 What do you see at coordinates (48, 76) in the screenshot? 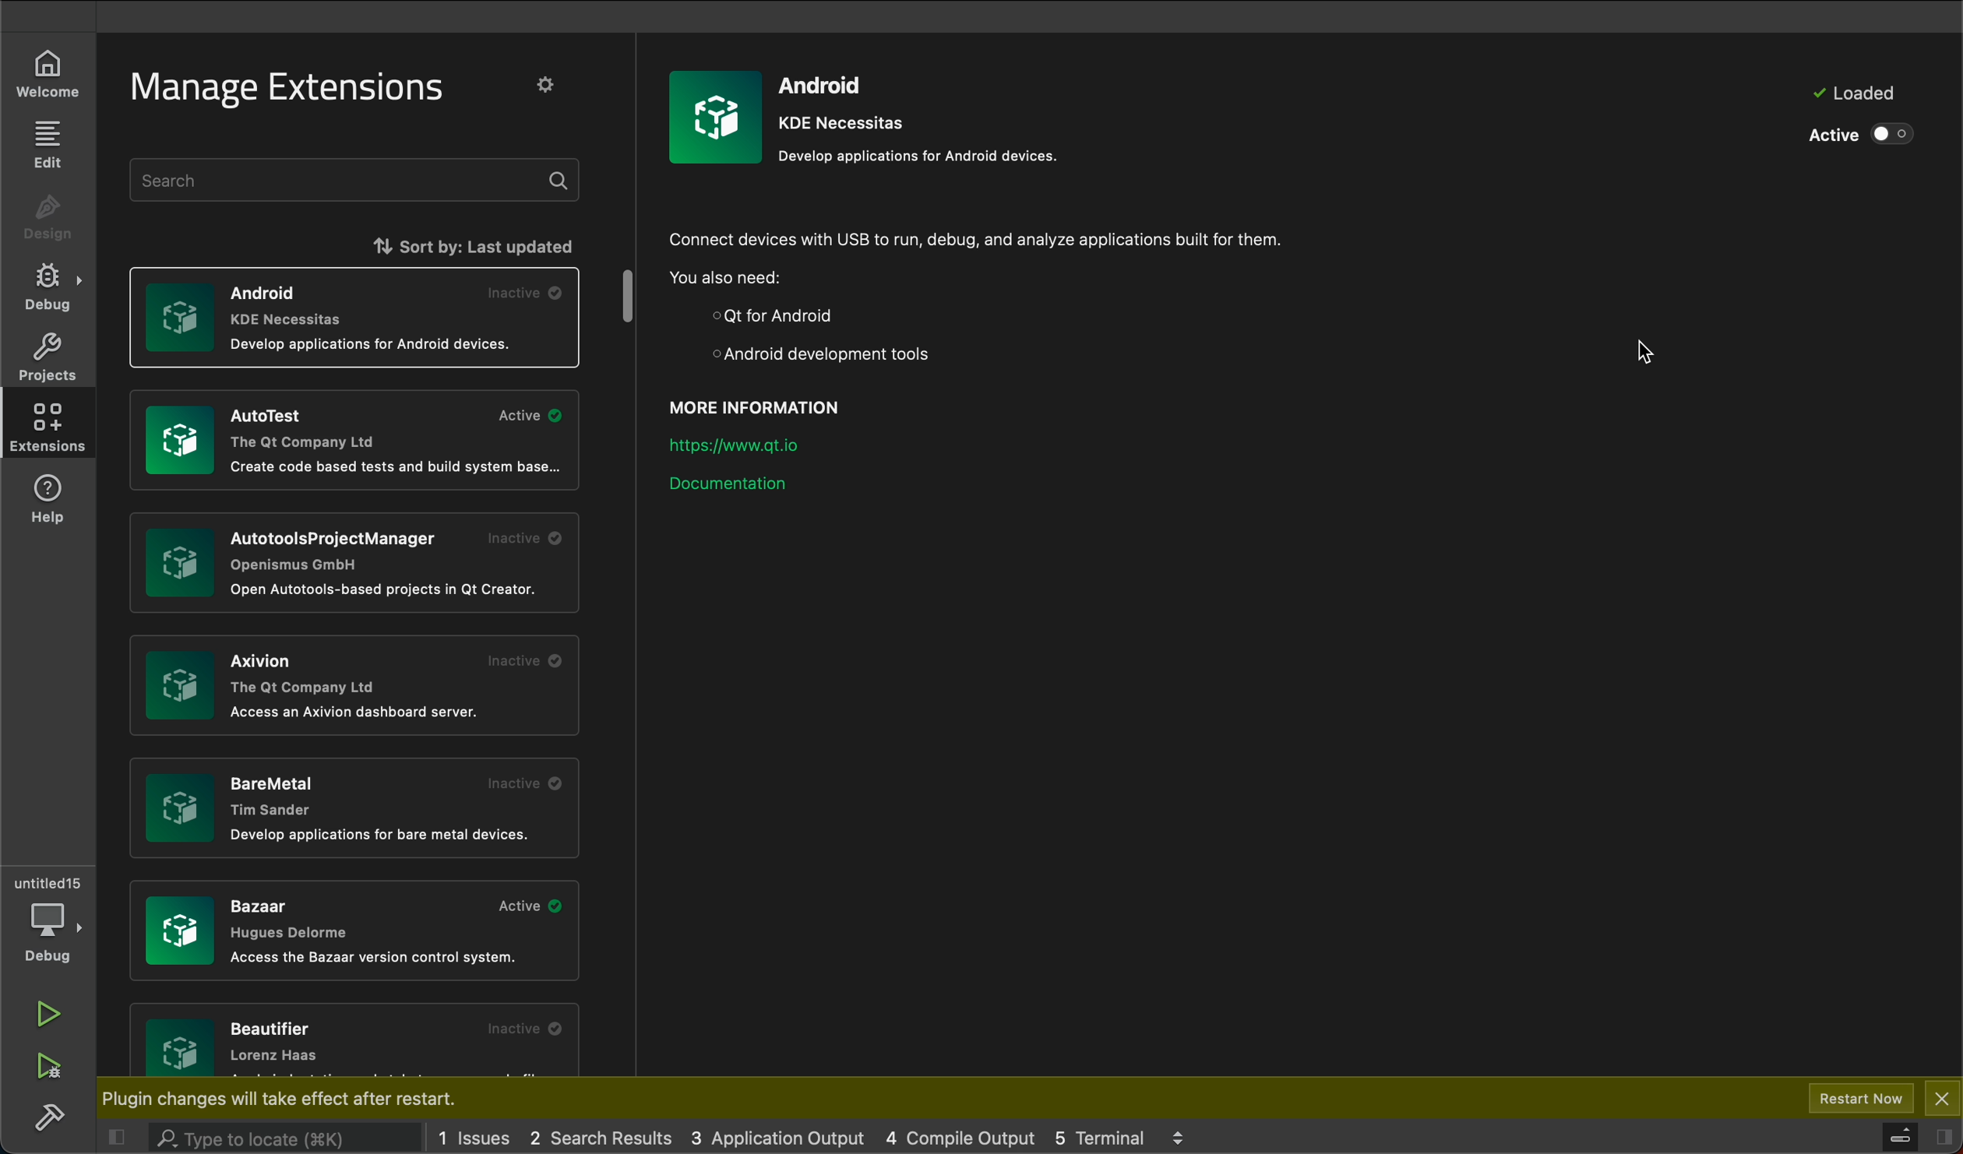
I see `welcome` at bounding box center [48, 76].